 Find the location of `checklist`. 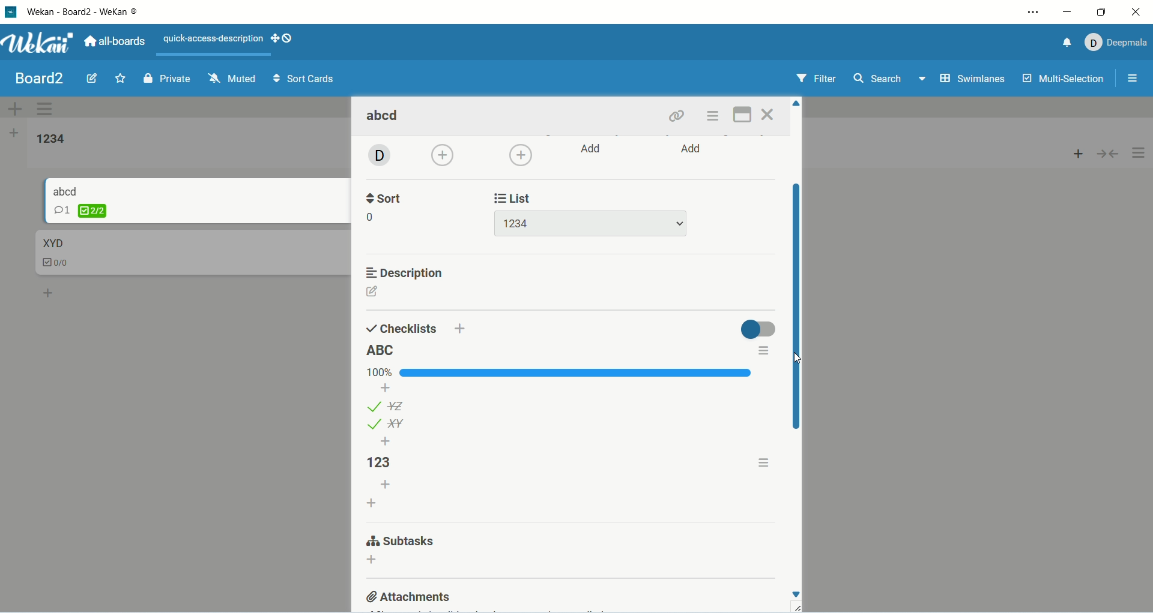

checklist is located at coordinates (80, 211).